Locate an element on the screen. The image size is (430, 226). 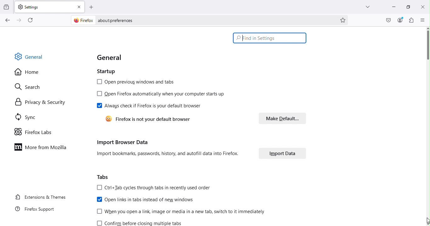
Confirm before closing multiple tabs is located at coordinates (141, 223).